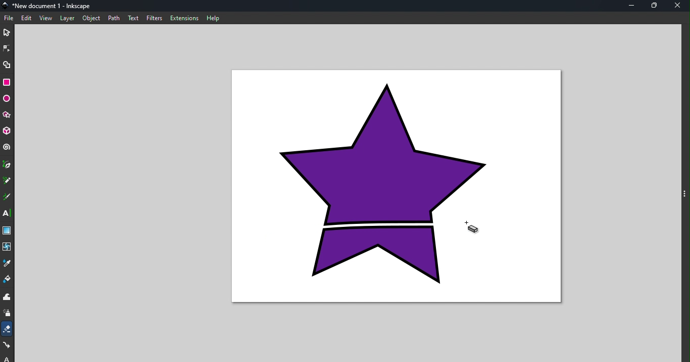 The image size is (690, 362). Describe the element at coordinates (67, 18) in the screenshot. I see `layer` at that location.